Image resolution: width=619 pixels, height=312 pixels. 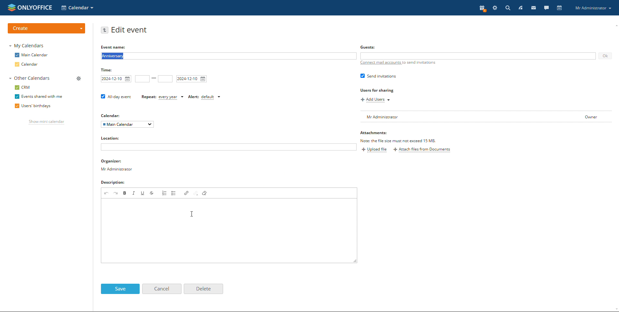 What do you see at coordinates (409, 141) in the screenshot?
I see `Note: the file size 1` at bounding box center [409, 141].